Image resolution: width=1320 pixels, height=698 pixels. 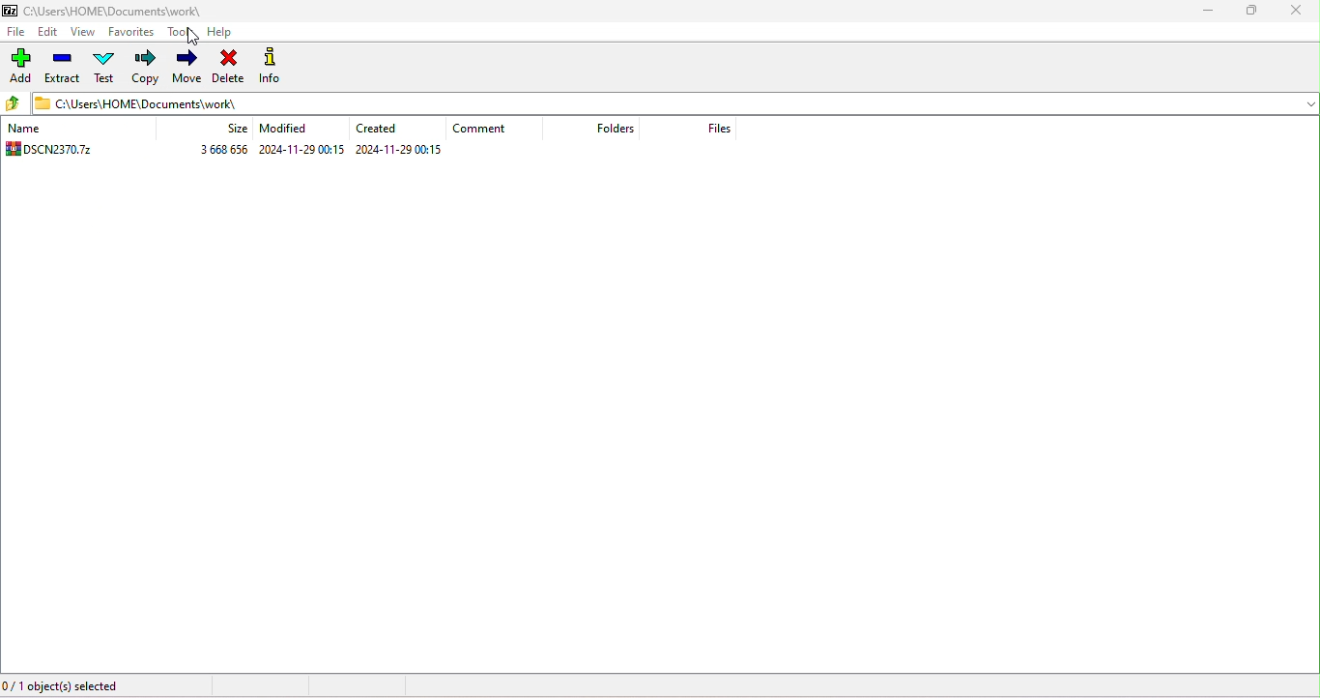 I want to click on modified, so click(x=295, y=129).